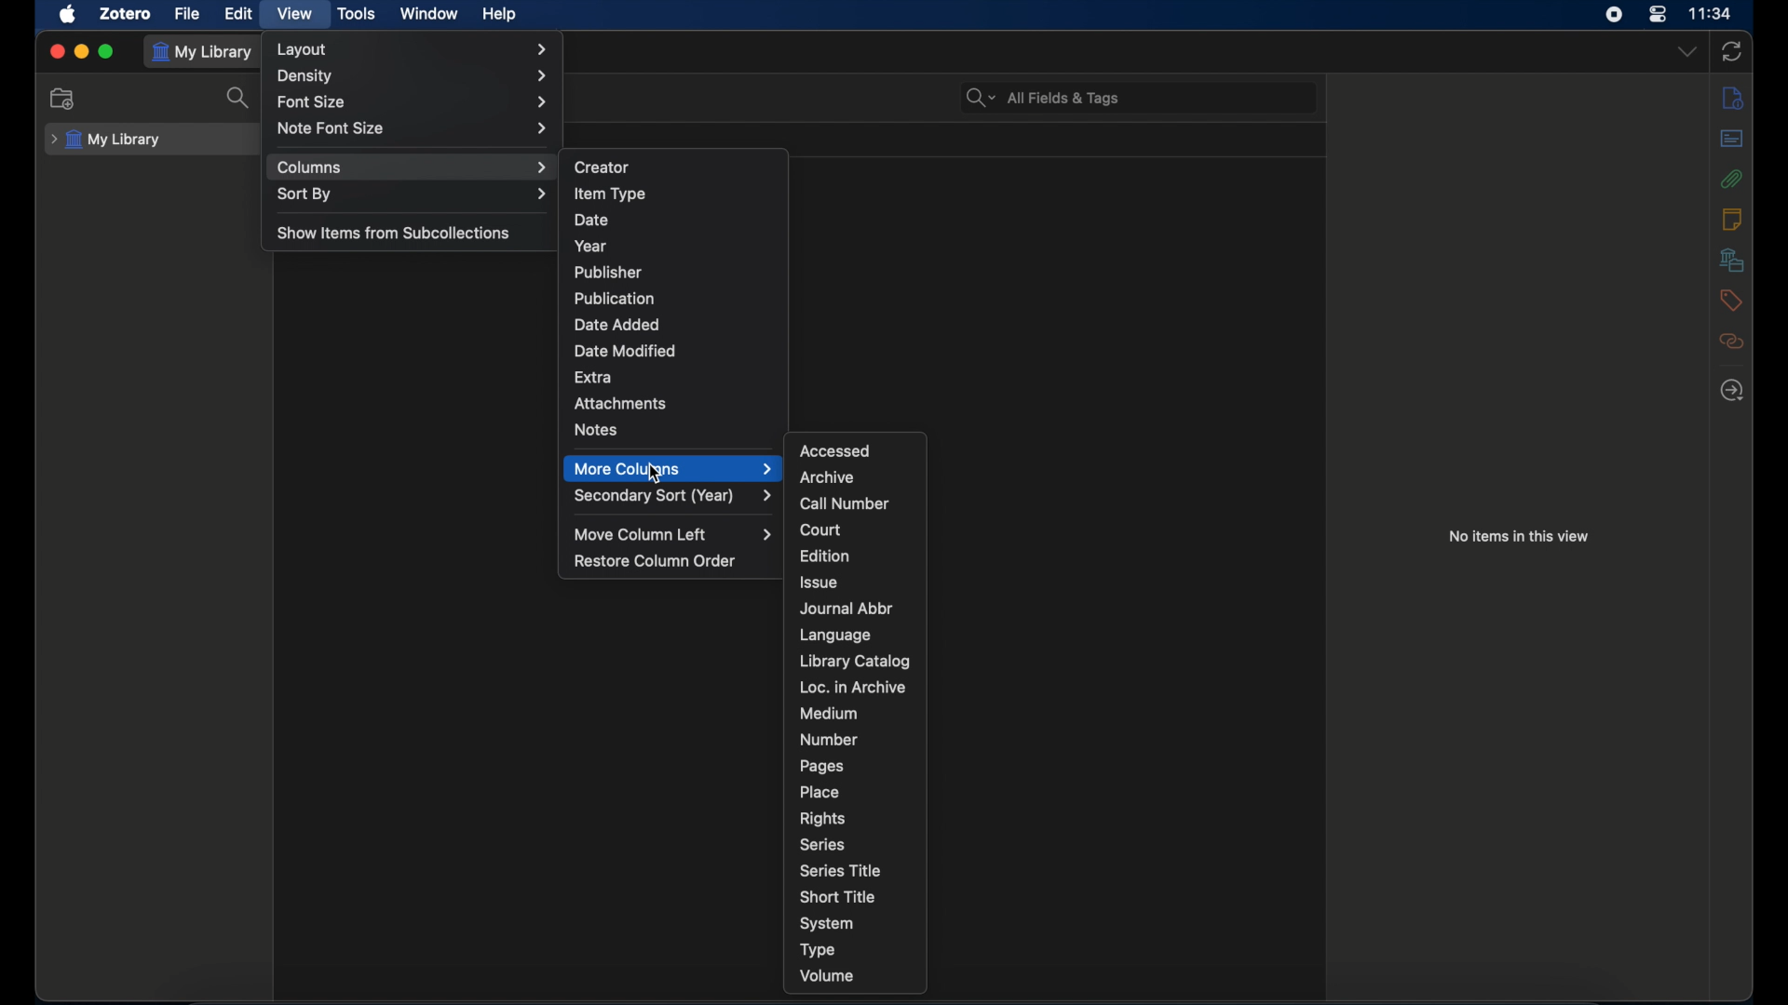  What do you see at coordinates (822, 819) in the screenshot?
I see `rights` at bounding box center [822, 819].